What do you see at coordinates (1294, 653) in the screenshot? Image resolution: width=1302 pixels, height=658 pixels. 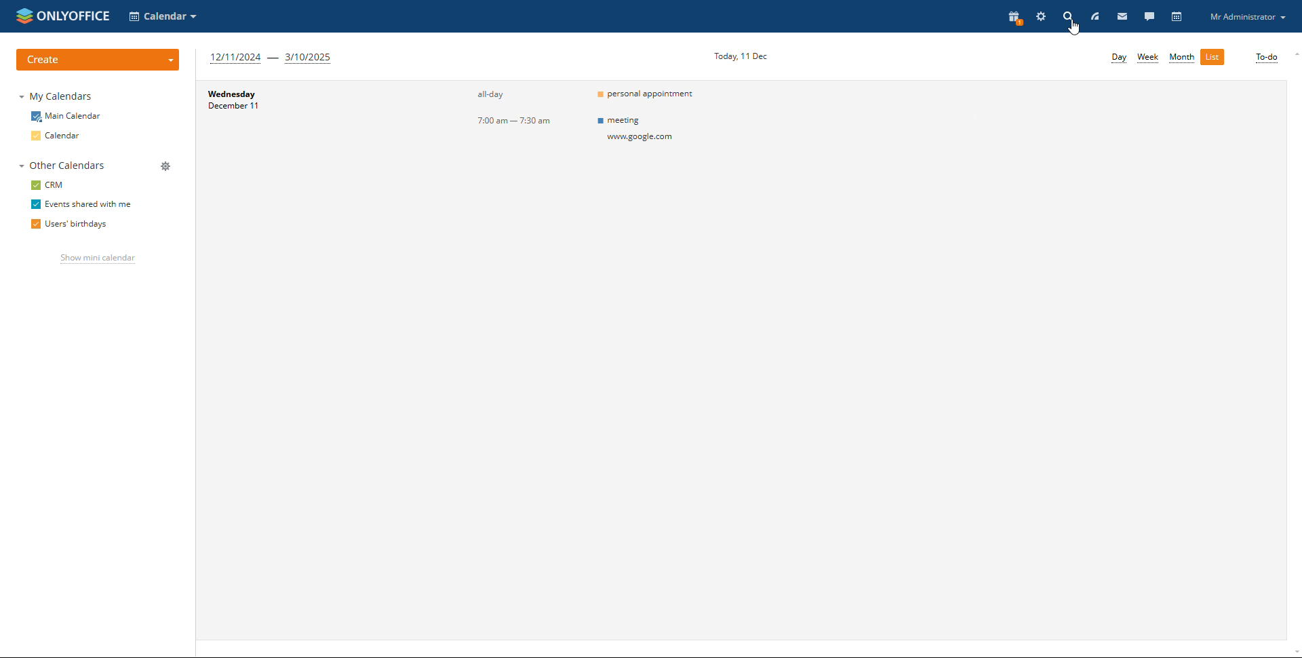 I see `scroll down` at bounding box center [1294, 653].